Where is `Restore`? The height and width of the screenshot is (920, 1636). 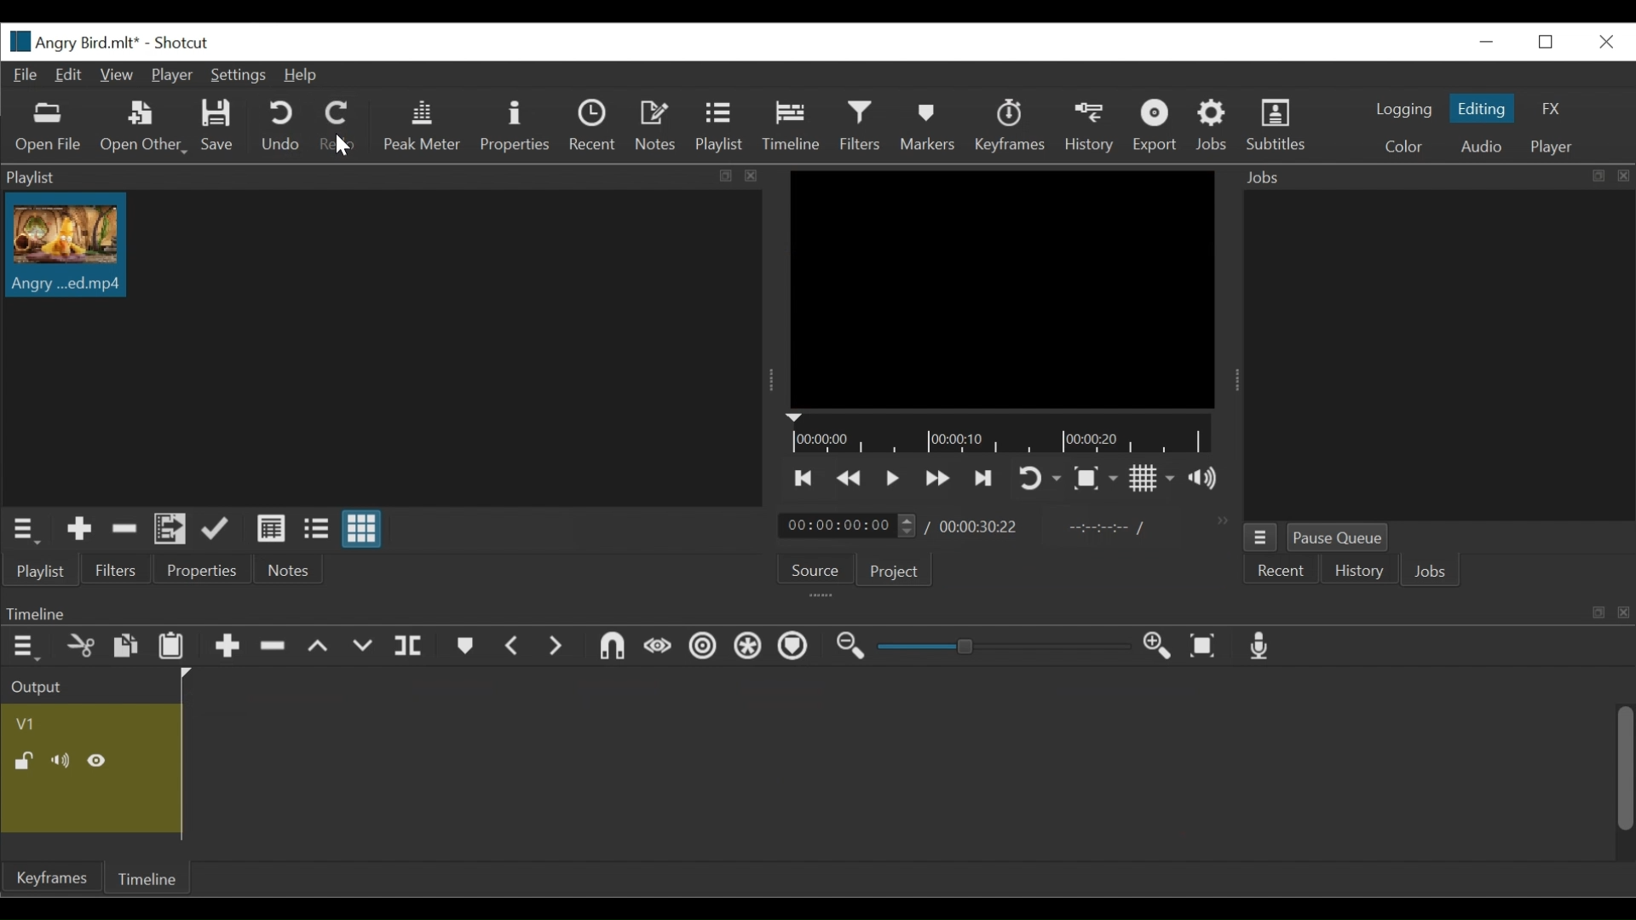 Restore is located at coordinates (1550, 42).